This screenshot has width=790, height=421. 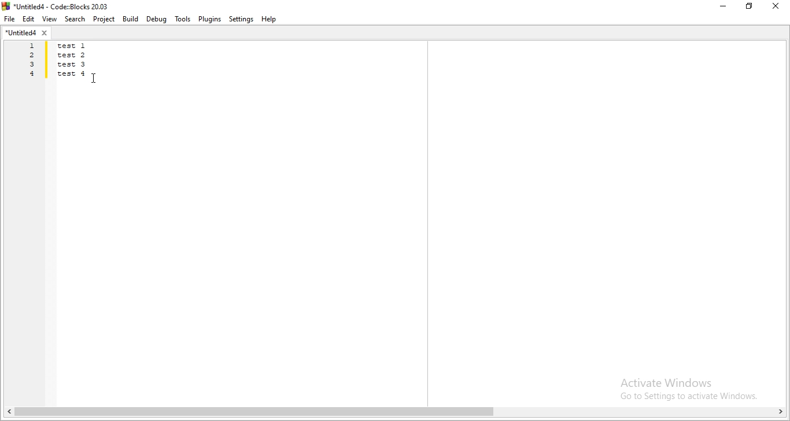 What do you see at coordinates (130, 19) in the screenshot?
I see `Build ` at bounding box center [130, 19].